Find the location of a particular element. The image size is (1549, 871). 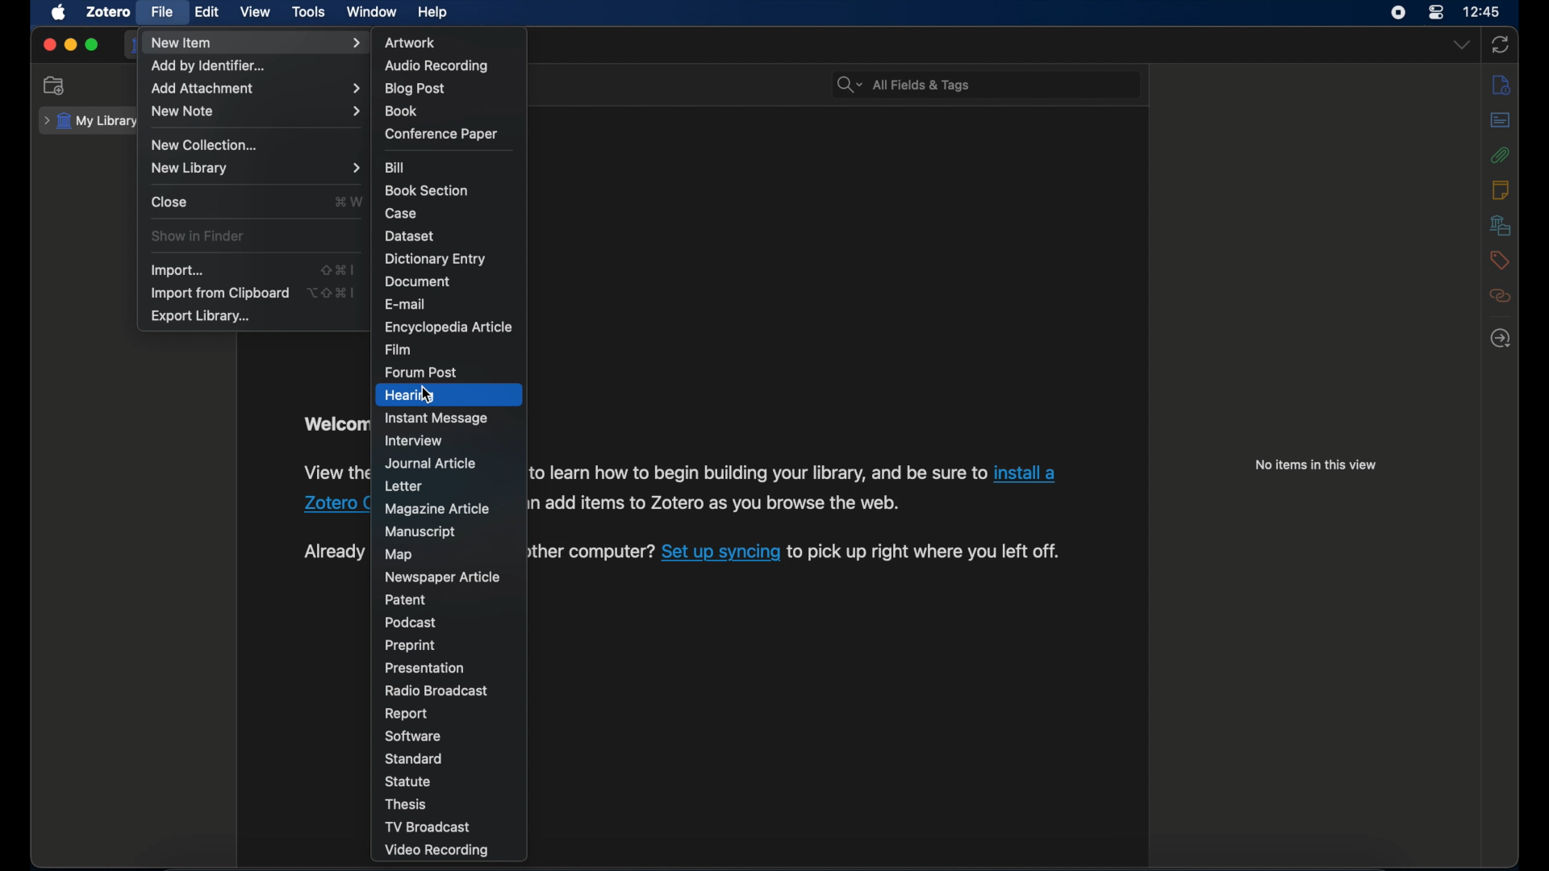

add attachment is located at coordinates (253, 89).